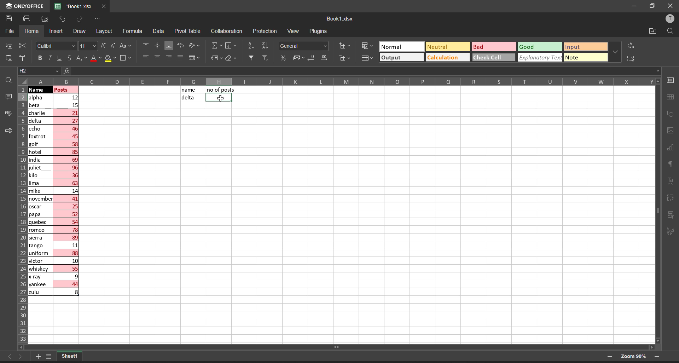 This screenshot has height=363, width=679. What do you see at coordinates (8, 19) in the screenshot?
I see `save` at bounding box center [8, 19].